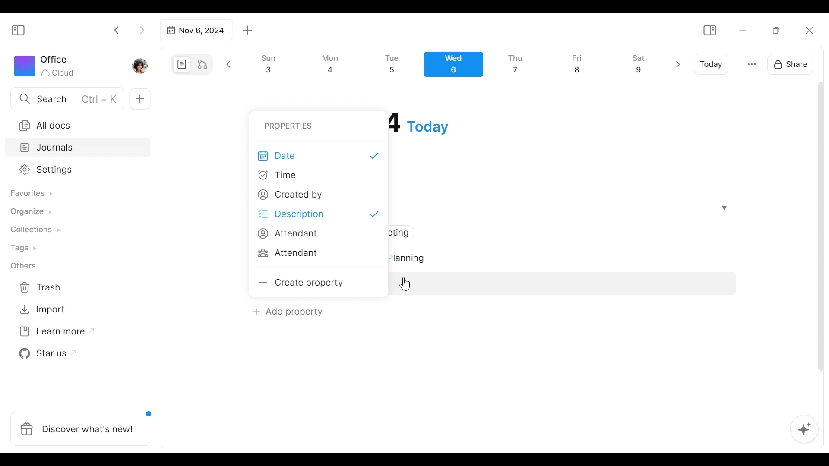  Describe the element at coordinates (75, 124) in the screenshot. I see `All documents` at that location.